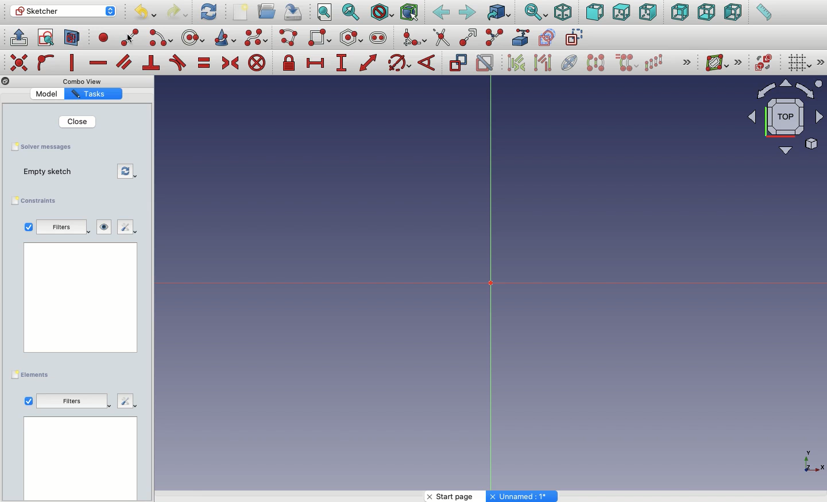  What do you see at coordinates (126, 402) in the screenshot?
I see `` at bounding box center [126, 402].